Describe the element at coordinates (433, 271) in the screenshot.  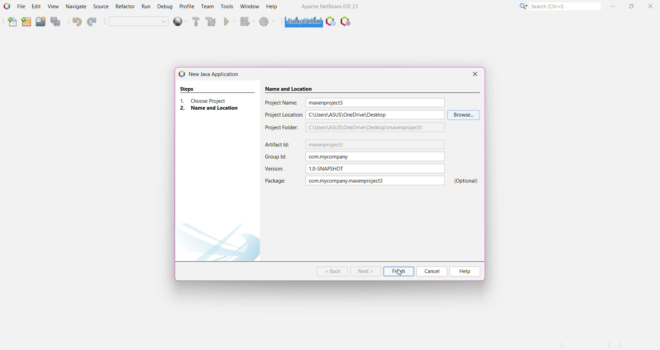
I see `Cancel` at that location.